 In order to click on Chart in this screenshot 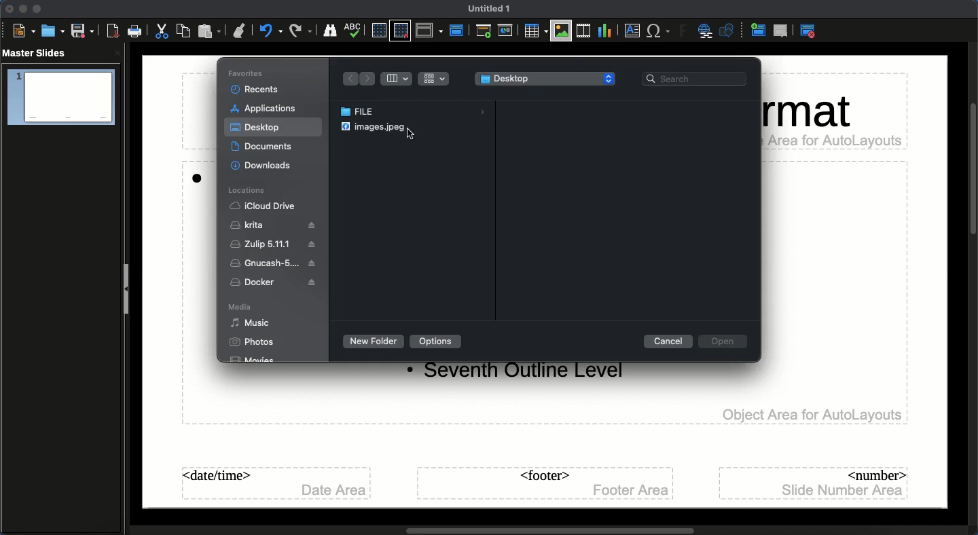, I will do `click(603, 32)`.